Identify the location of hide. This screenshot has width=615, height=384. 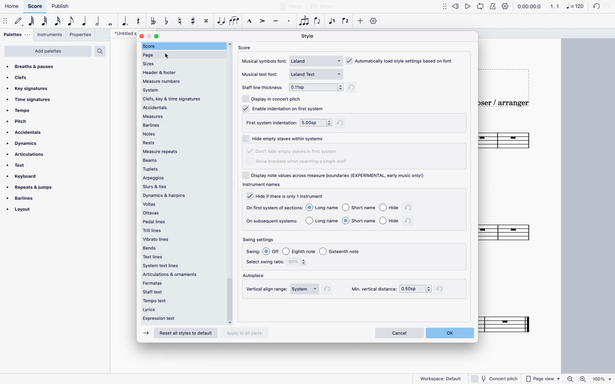
(285, 137).